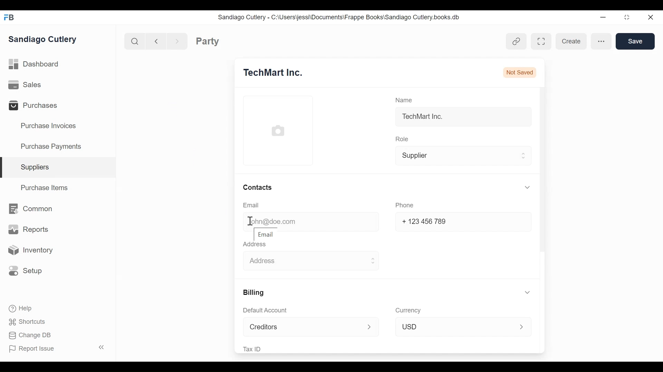  I want to click on Change DB, so click(33, 335).